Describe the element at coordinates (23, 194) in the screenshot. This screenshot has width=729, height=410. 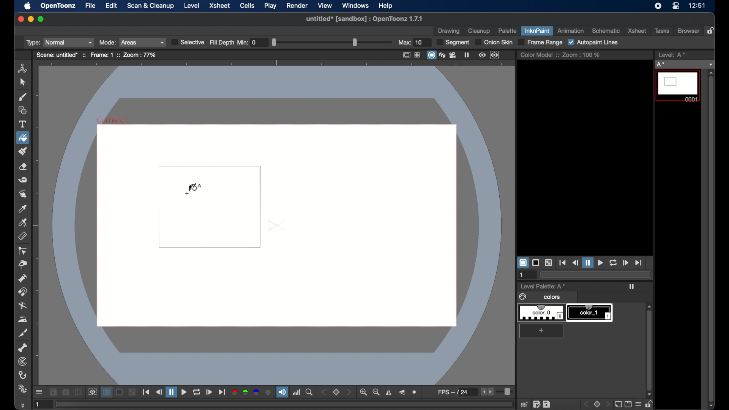
I see `finger tool` at that location.